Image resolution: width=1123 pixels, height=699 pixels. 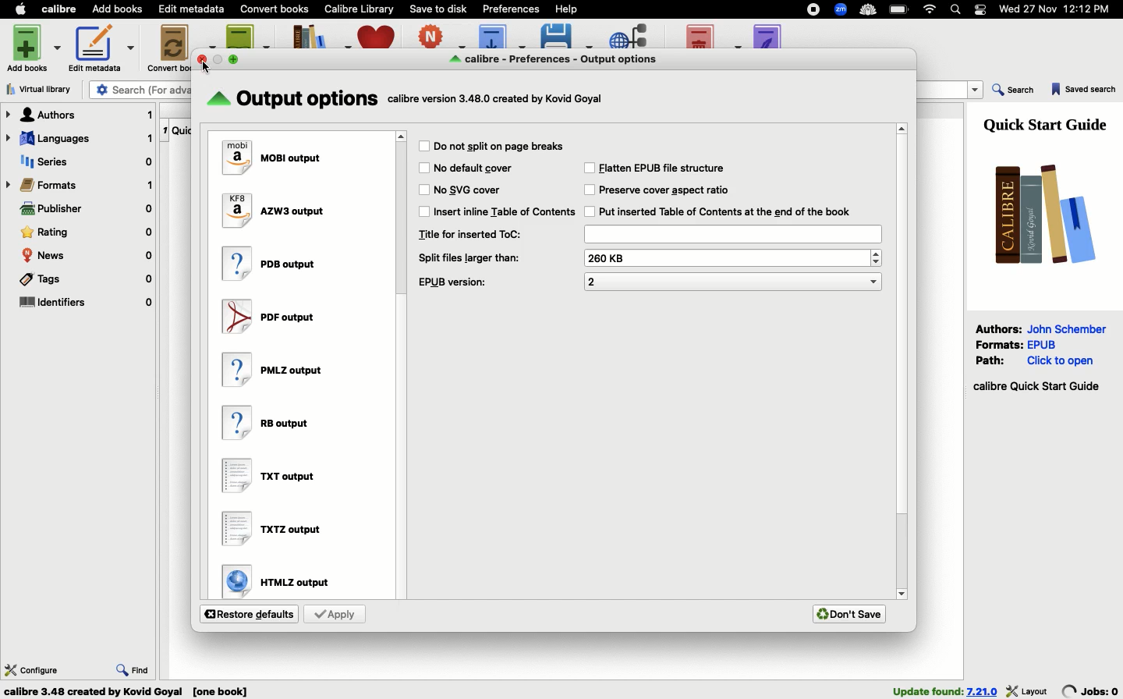 I want to click on Checkbox, so click(x=423, y=168).